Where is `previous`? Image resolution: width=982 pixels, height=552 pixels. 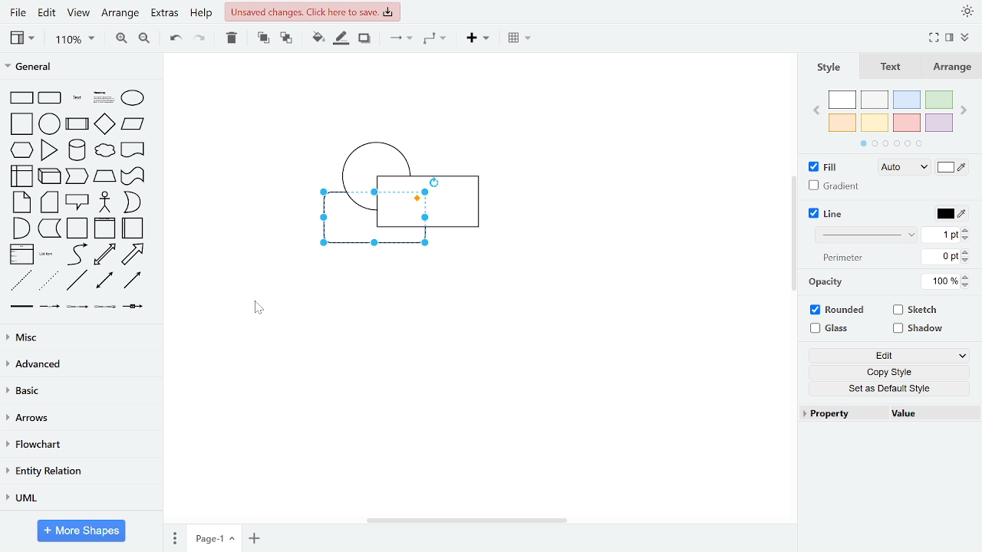
previous is located at coordinates (816, 112).